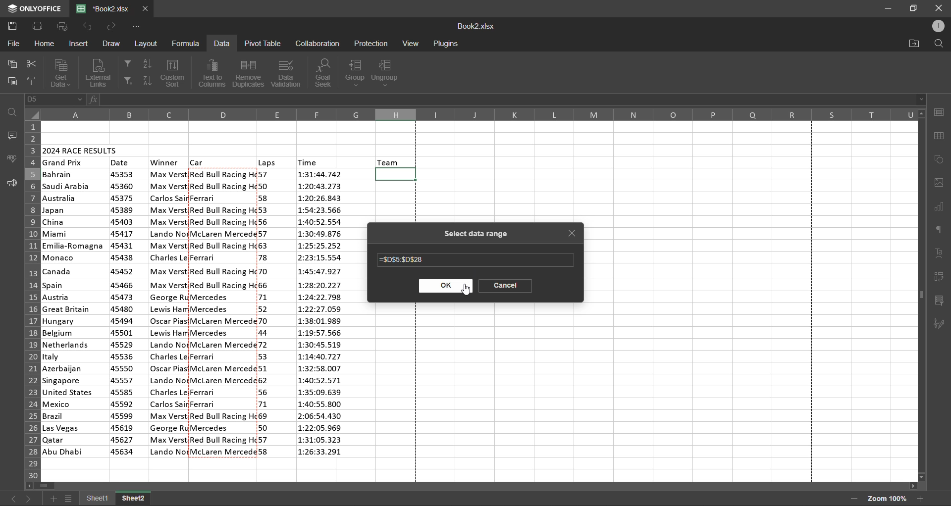 The width and height of the screenshot is (951, 506). I want to click on profile, so click(938, 28).